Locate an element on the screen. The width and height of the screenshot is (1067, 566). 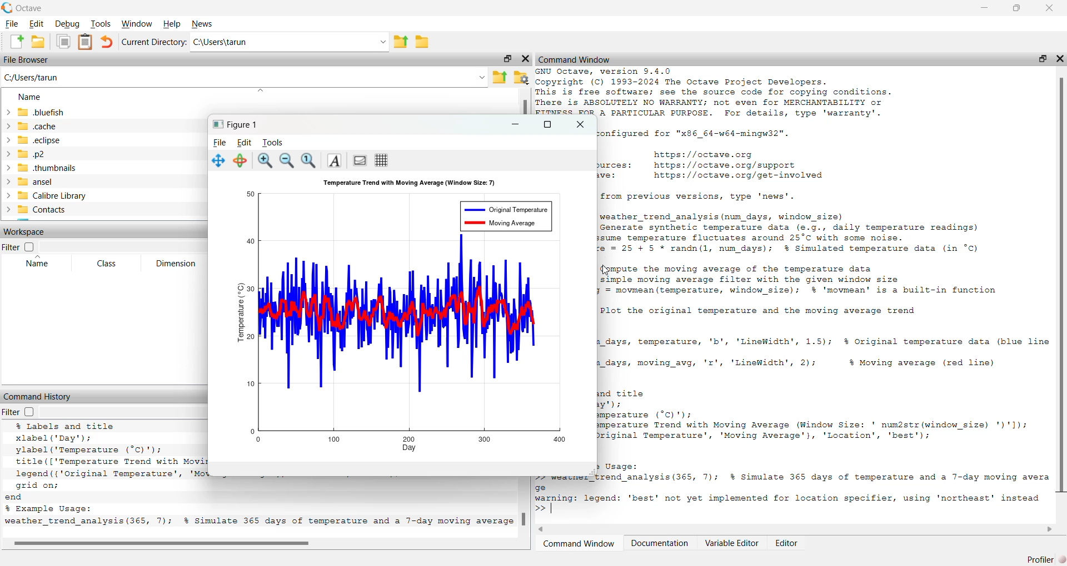
Folder settings is located at coordinates (521, 78).